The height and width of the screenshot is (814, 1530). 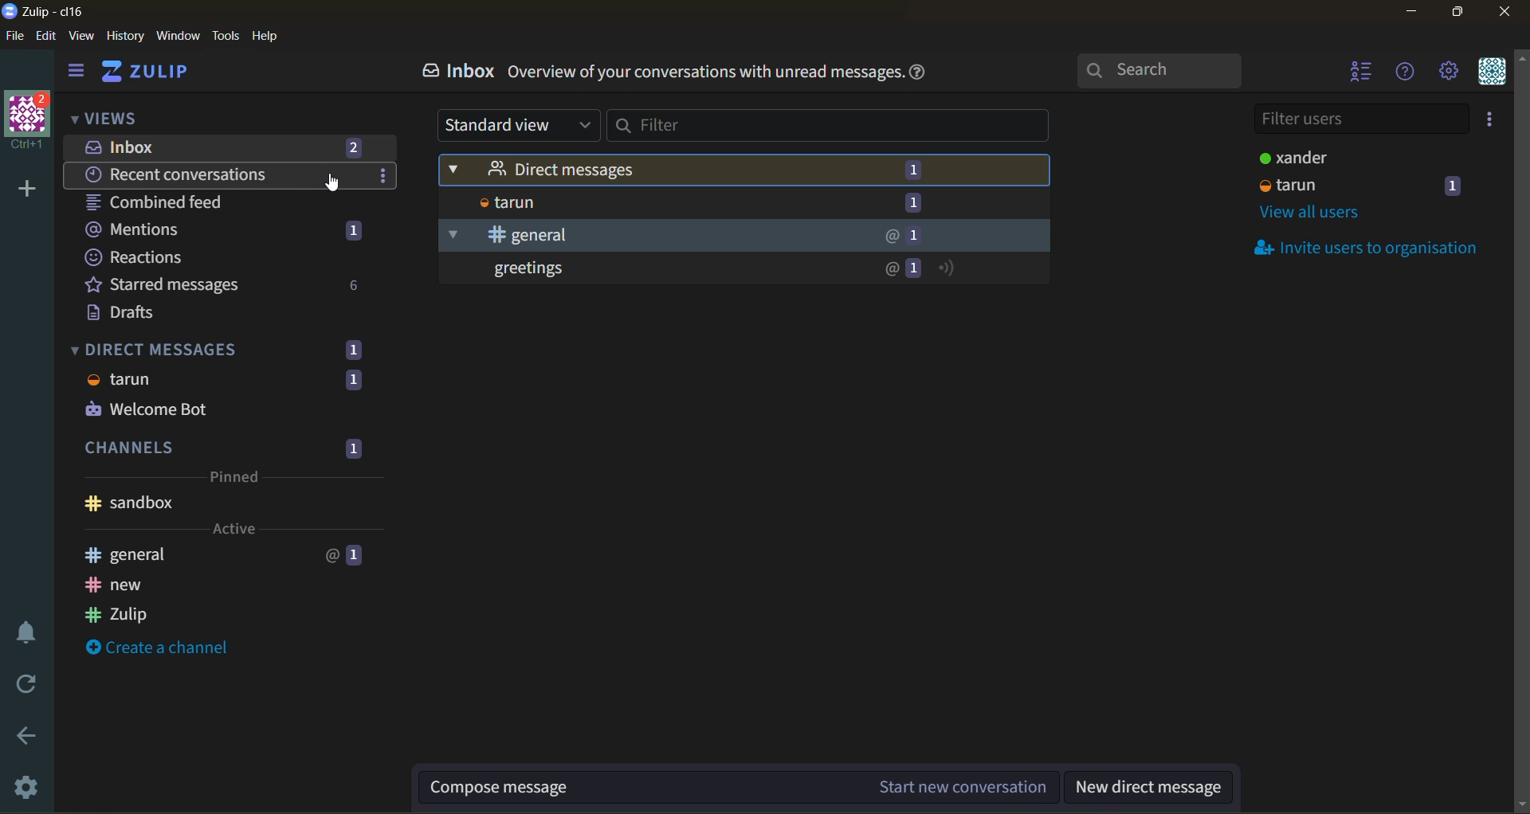 I want to click on window, so click(x=178, y=36).